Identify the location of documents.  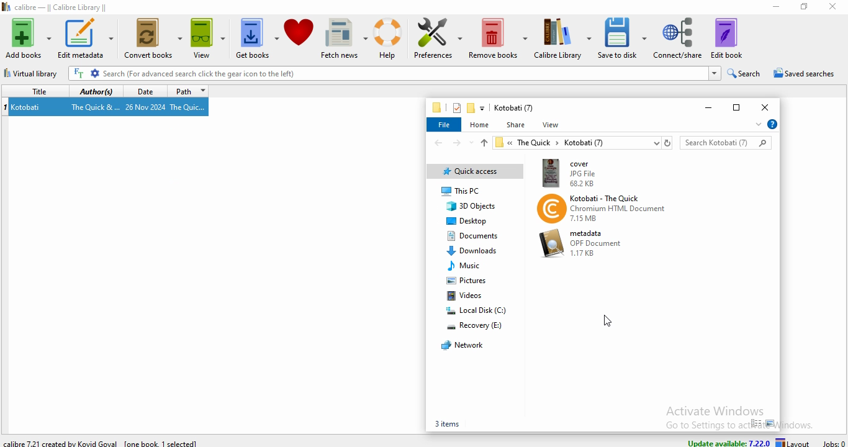
(471, 237).